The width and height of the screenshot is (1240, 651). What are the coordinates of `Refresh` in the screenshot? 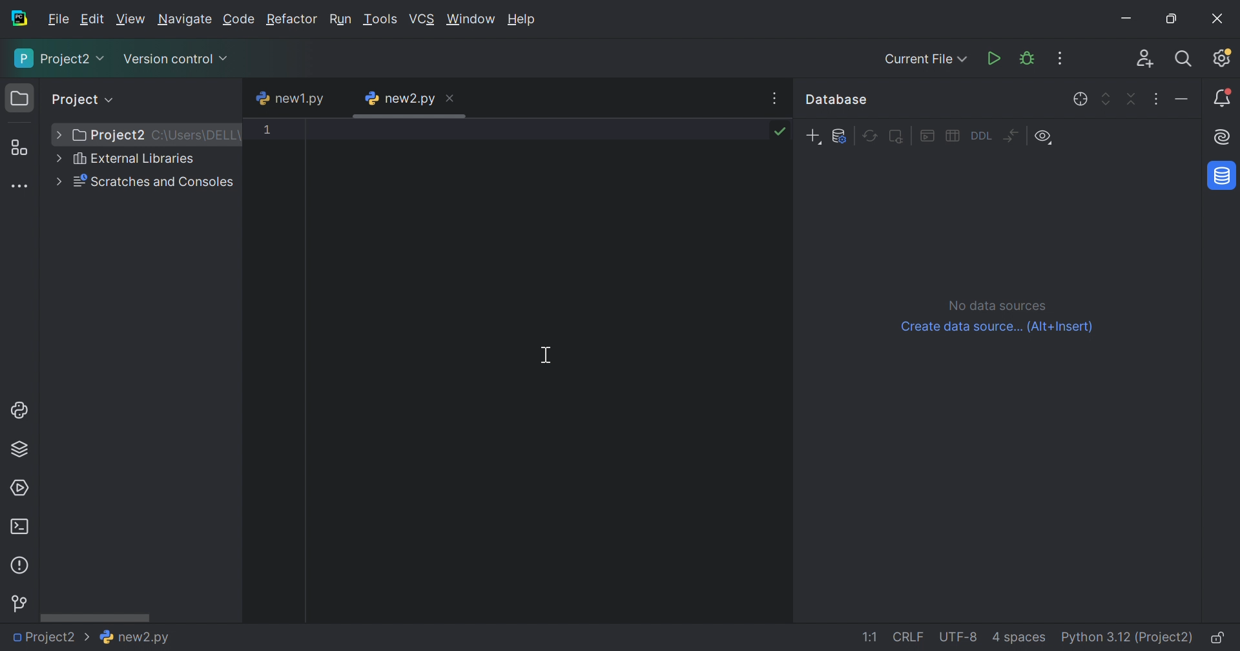 It's located at (869, 134).